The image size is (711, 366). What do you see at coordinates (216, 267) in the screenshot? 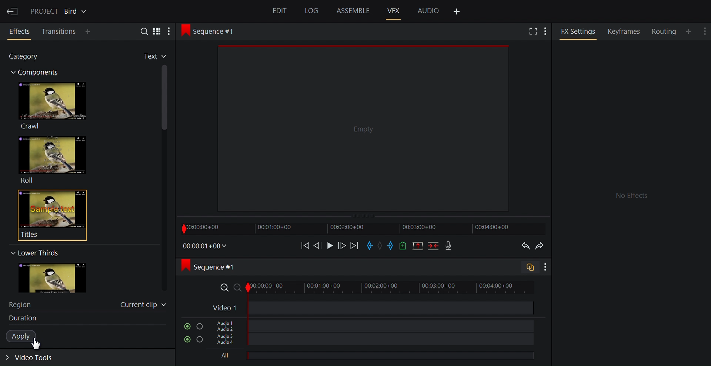
I see `Sequence` at bounding box center [216, 267].